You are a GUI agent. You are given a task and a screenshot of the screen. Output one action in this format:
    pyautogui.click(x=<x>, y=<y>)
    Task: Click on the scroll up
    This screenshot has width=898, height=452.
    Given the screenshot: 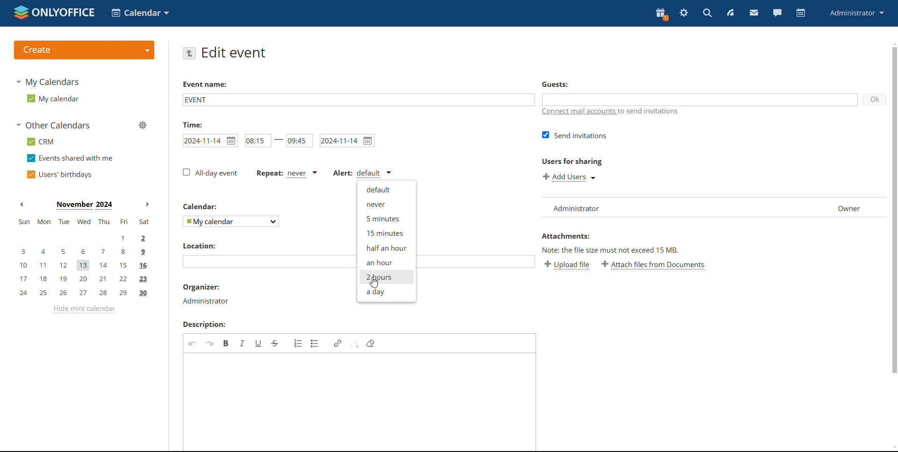 What is the action you would take?
    pyautogui.click(x=892, y=43)
    